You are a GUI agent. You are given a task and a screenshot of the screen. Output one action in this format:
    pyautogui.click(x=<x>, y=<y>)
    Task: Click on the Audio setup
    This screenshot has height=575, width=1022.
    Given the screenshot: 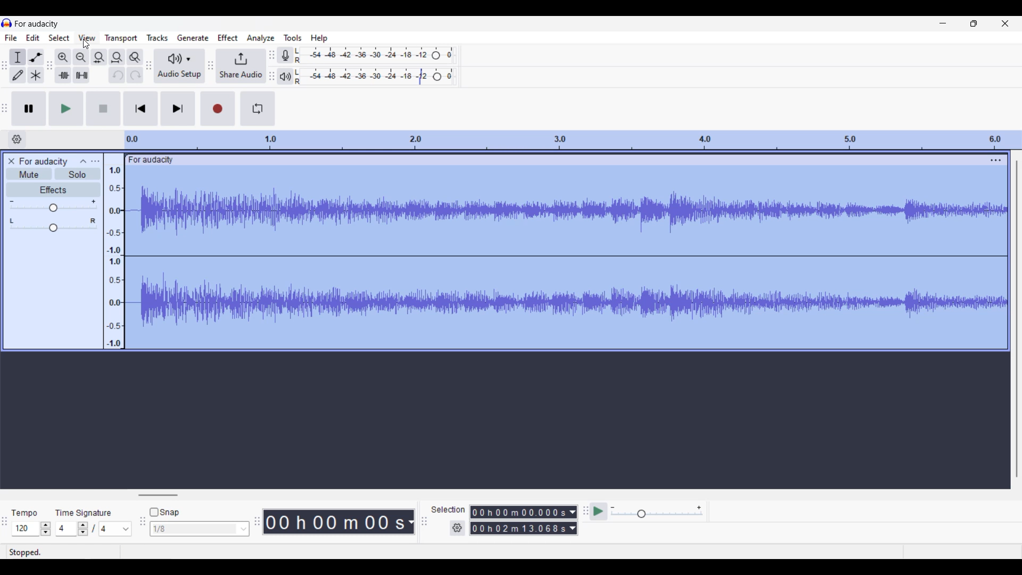 What is the action you would take?
    pyautogui.click(x=179, y=67)
    